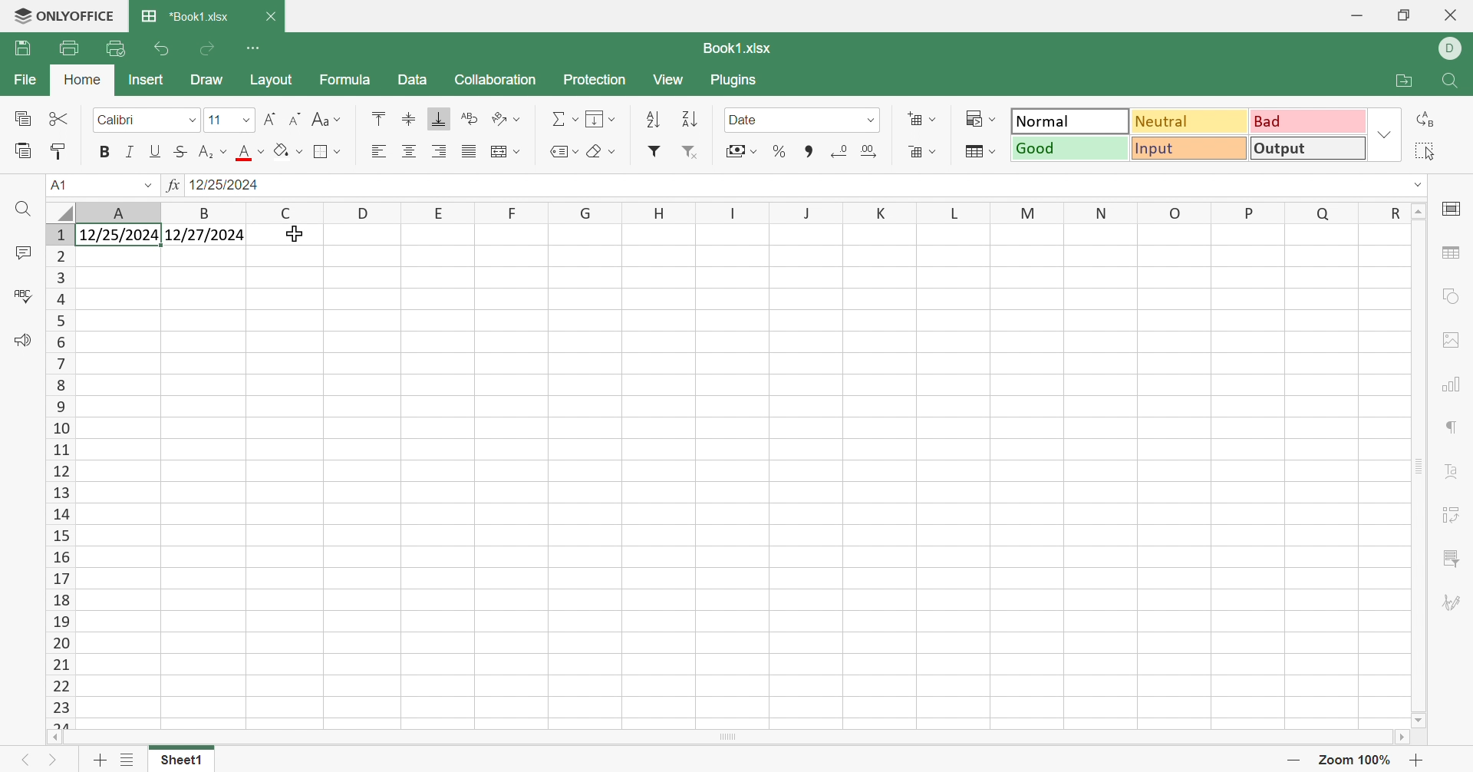 This screenshot has width=1473, height=772. Describe the element at coordinates (155, 150) in the screenshot. I see `Underline` at that location.